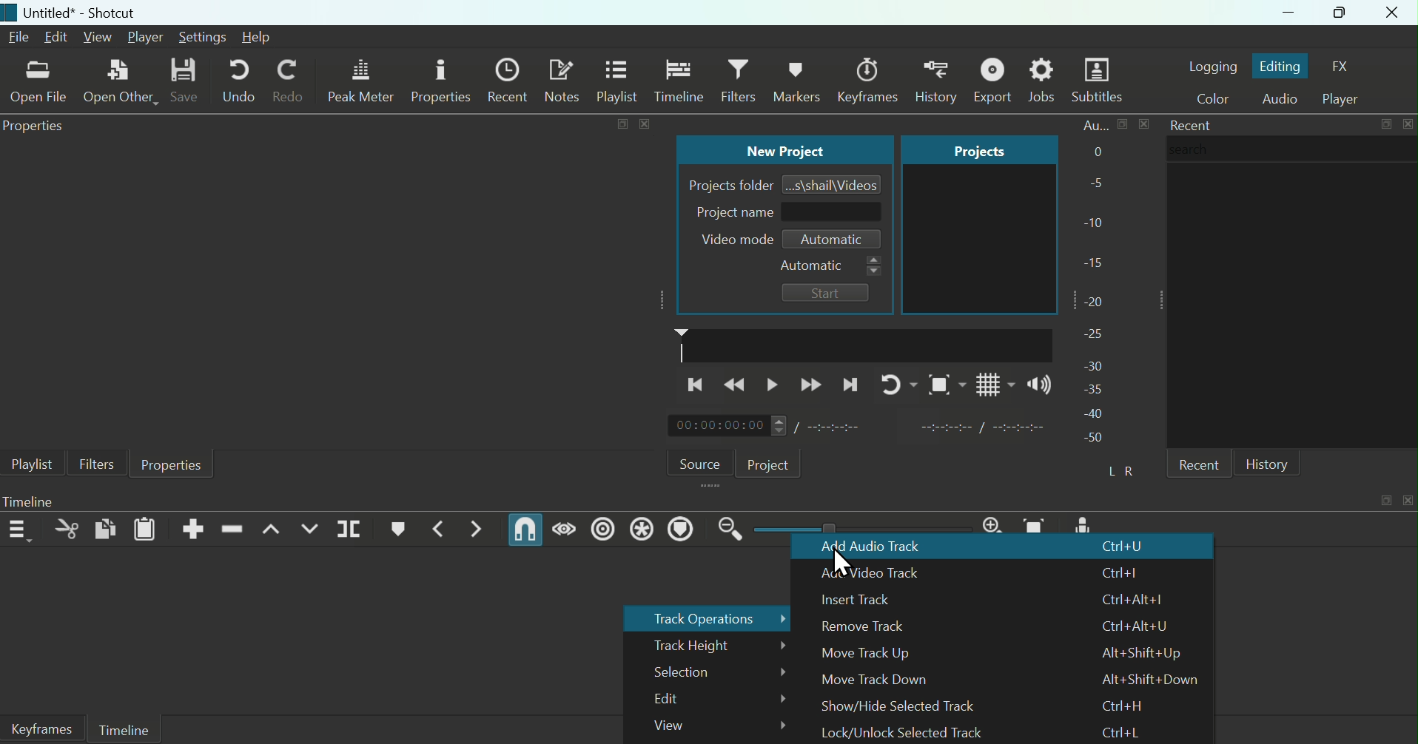  What do you see at coordinates (799, 78) in the screenshot?
I see `History` at bounding box center [799, 78].